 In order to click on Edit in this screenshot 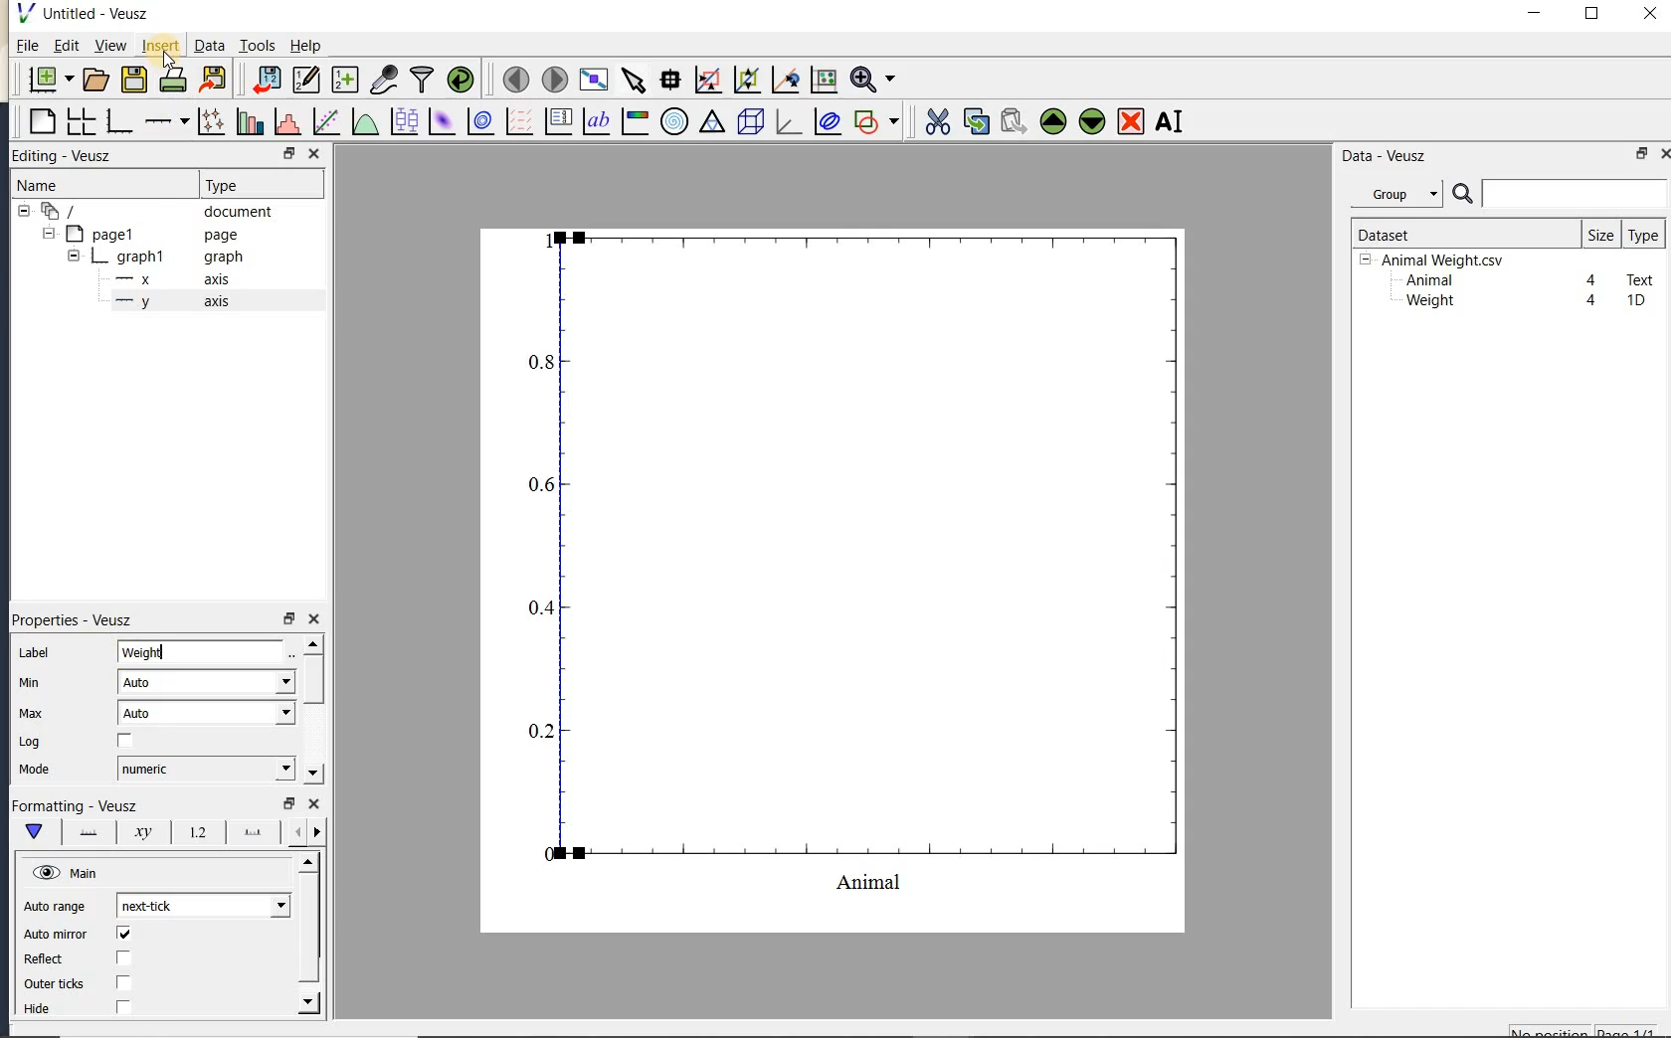, I will do `click(63, 48)`.